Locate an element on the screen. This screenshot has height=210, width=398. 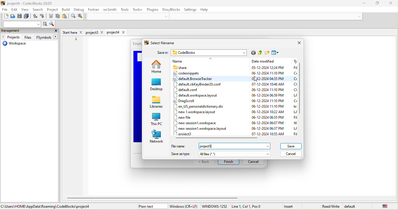
horizontal scroll bar is located at coordinates (154, 198).